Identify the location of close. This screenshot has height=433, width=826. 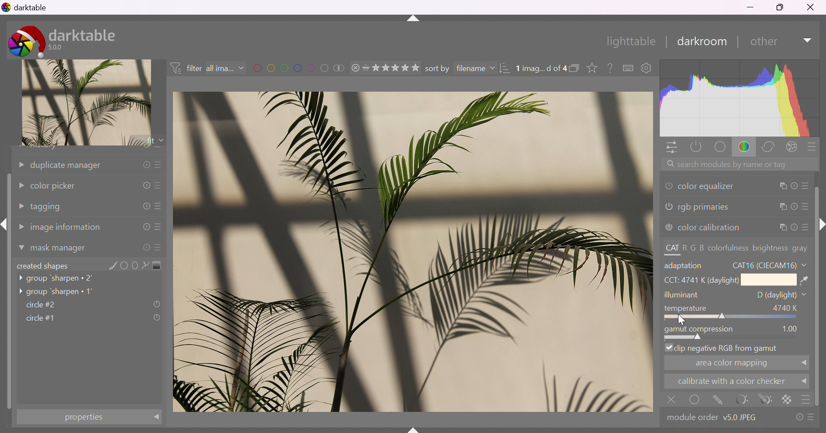
(670, 401).